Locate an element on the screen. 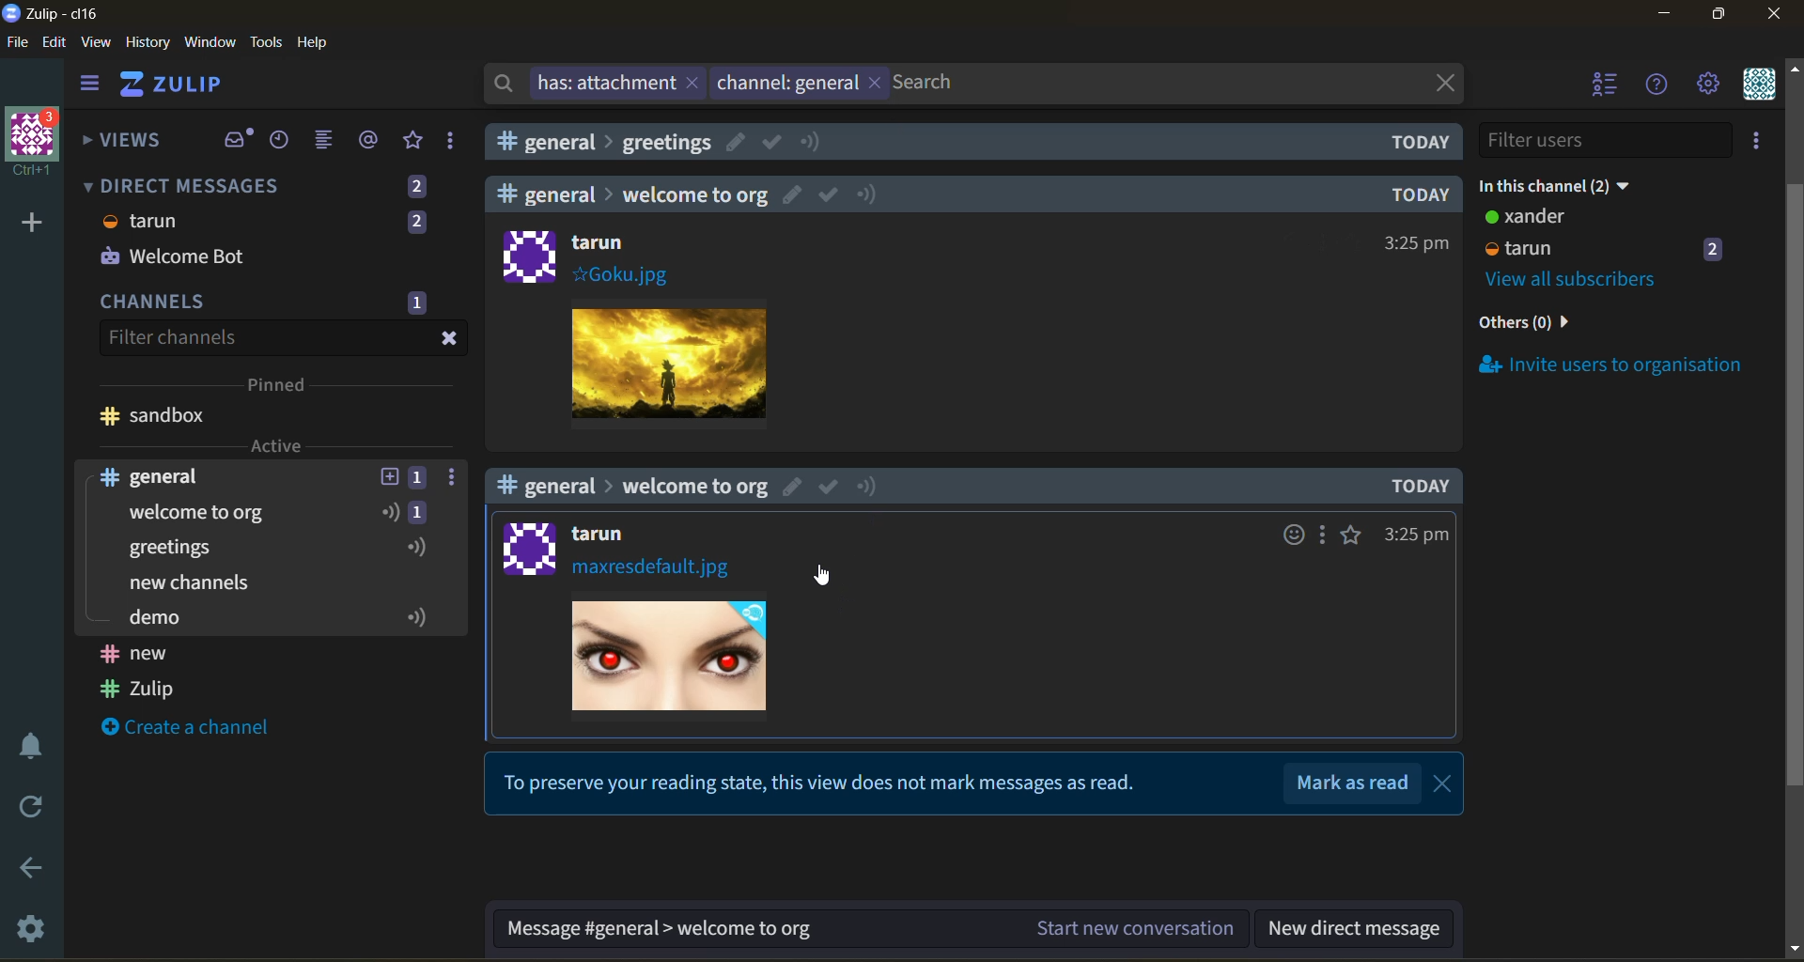 The height and width of the screenshot is (962, 1804). notify is located at coordinates (871, 487).